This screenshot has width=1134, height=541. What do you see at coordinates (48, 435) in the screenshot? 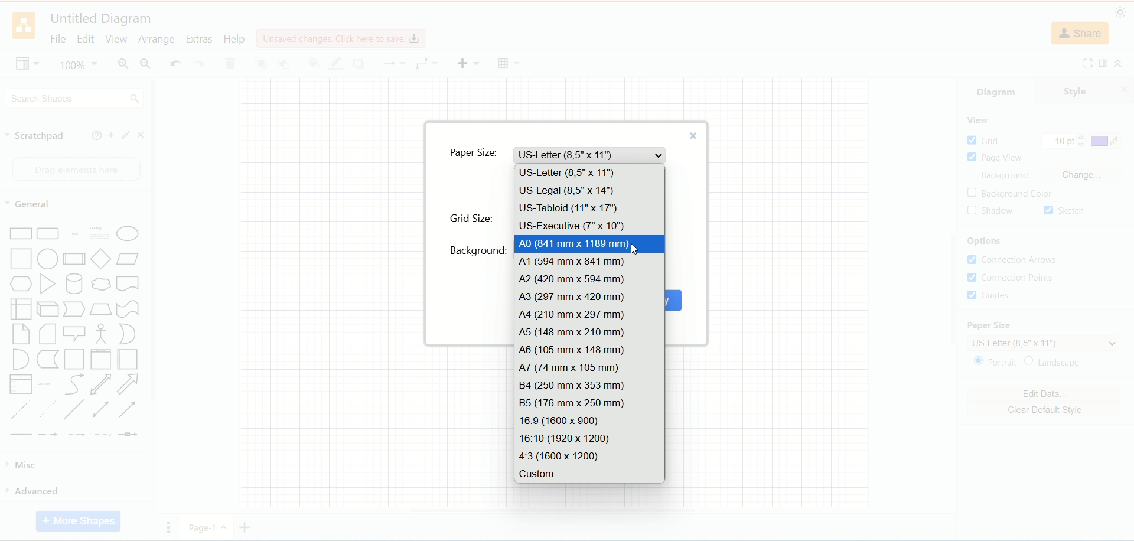
I see `Connector with Label` at bounding box center [48, 435].